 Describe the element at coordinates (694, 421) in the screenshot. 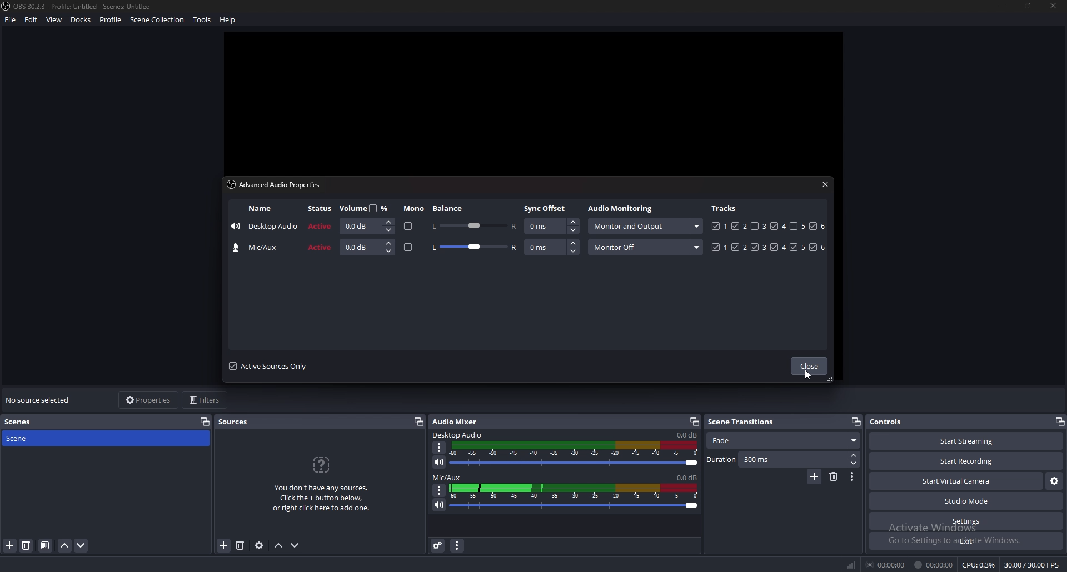

I see `pop out` at that location.